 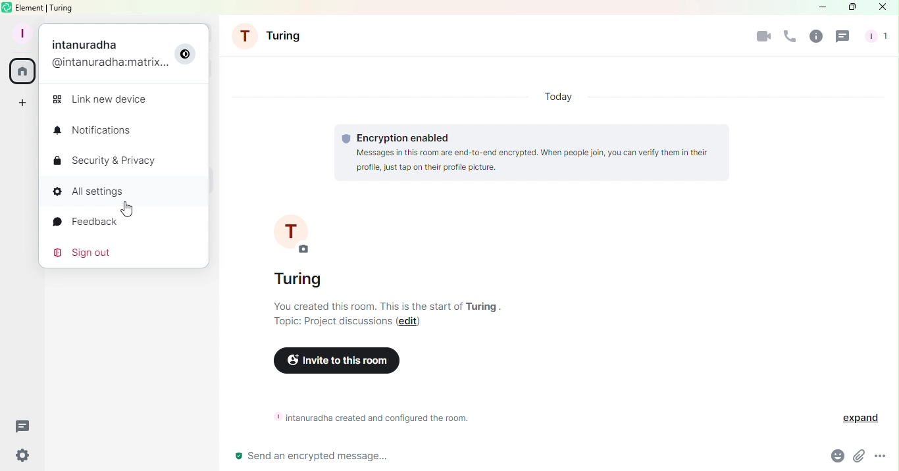 What do you see at coordinates (530, 153) in the screenshot?
I see `Encryption information` at bounding box center [530, 153].